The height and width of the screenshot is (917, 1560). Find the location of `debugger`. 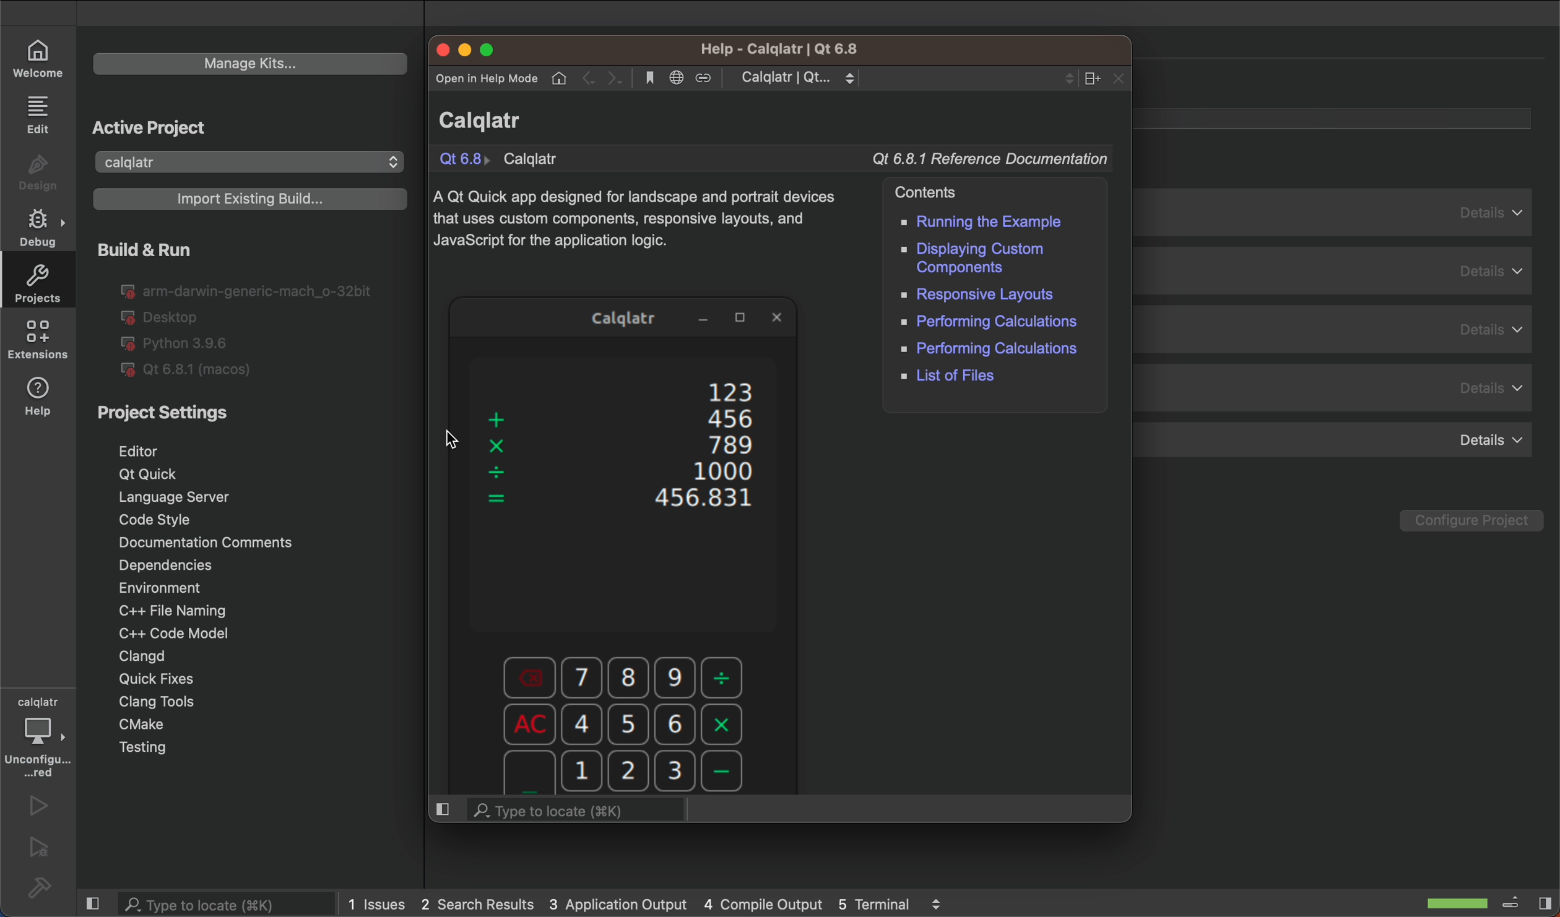

debugger is located at coordinates (40, 736).